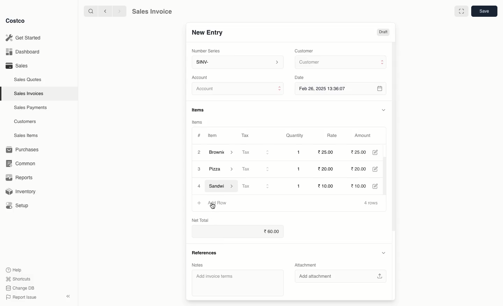 This screenshot has width=503, height=306. What do you see at coordinates (18, 279) in the screenshot?
I see `Shortcuts` at bounding box center [18, 279].